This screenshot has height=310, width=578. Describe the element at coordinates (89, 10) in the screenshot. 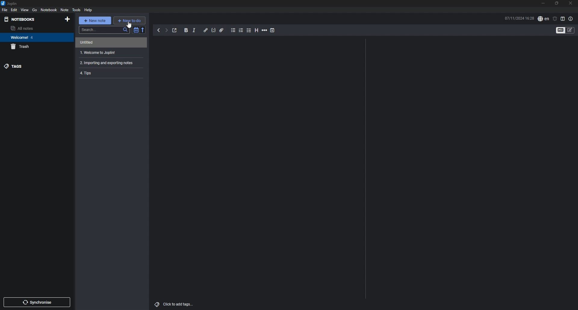

I see `help` at that location.